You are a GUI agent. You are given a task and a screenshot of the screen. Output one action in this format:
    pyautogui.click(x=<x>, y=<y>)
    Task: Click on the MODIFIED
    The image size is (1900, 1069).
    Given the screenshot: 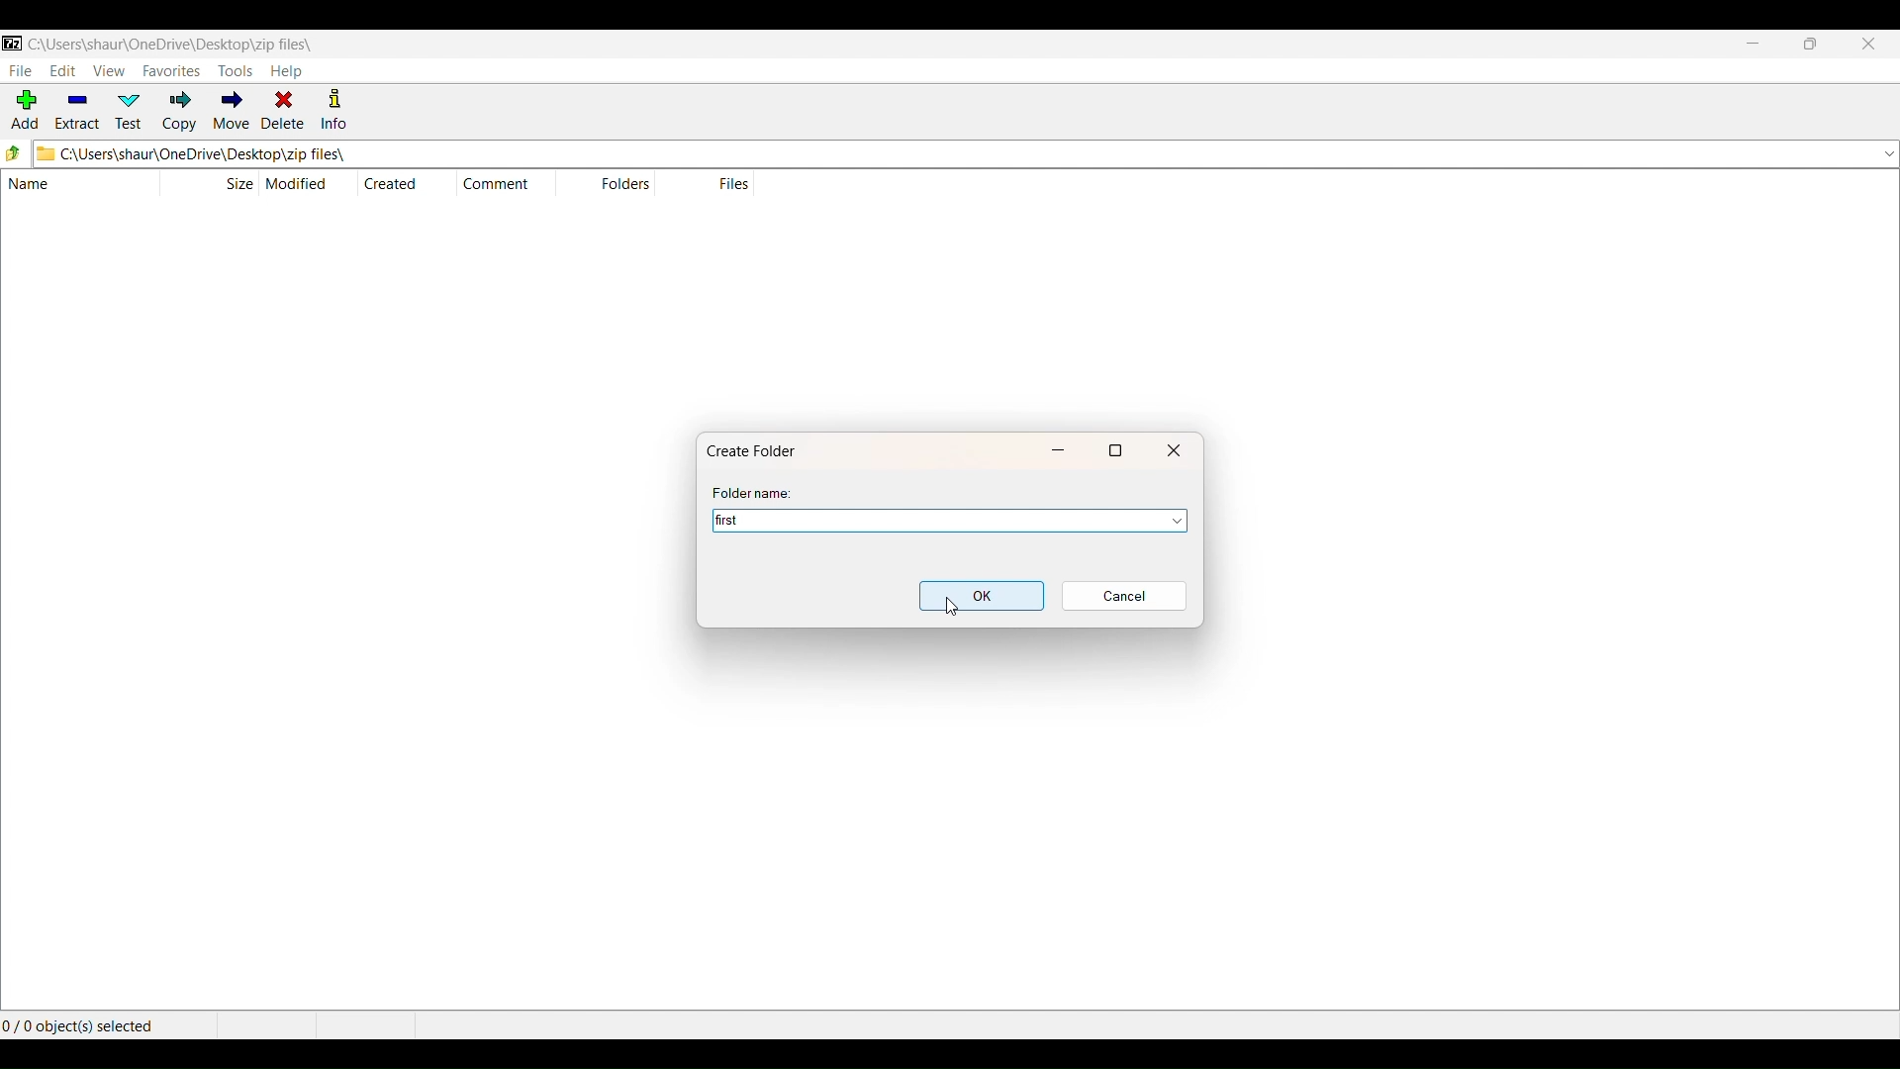 What is the action you would take?
    pyautogui.click(x=301, y=183)
    